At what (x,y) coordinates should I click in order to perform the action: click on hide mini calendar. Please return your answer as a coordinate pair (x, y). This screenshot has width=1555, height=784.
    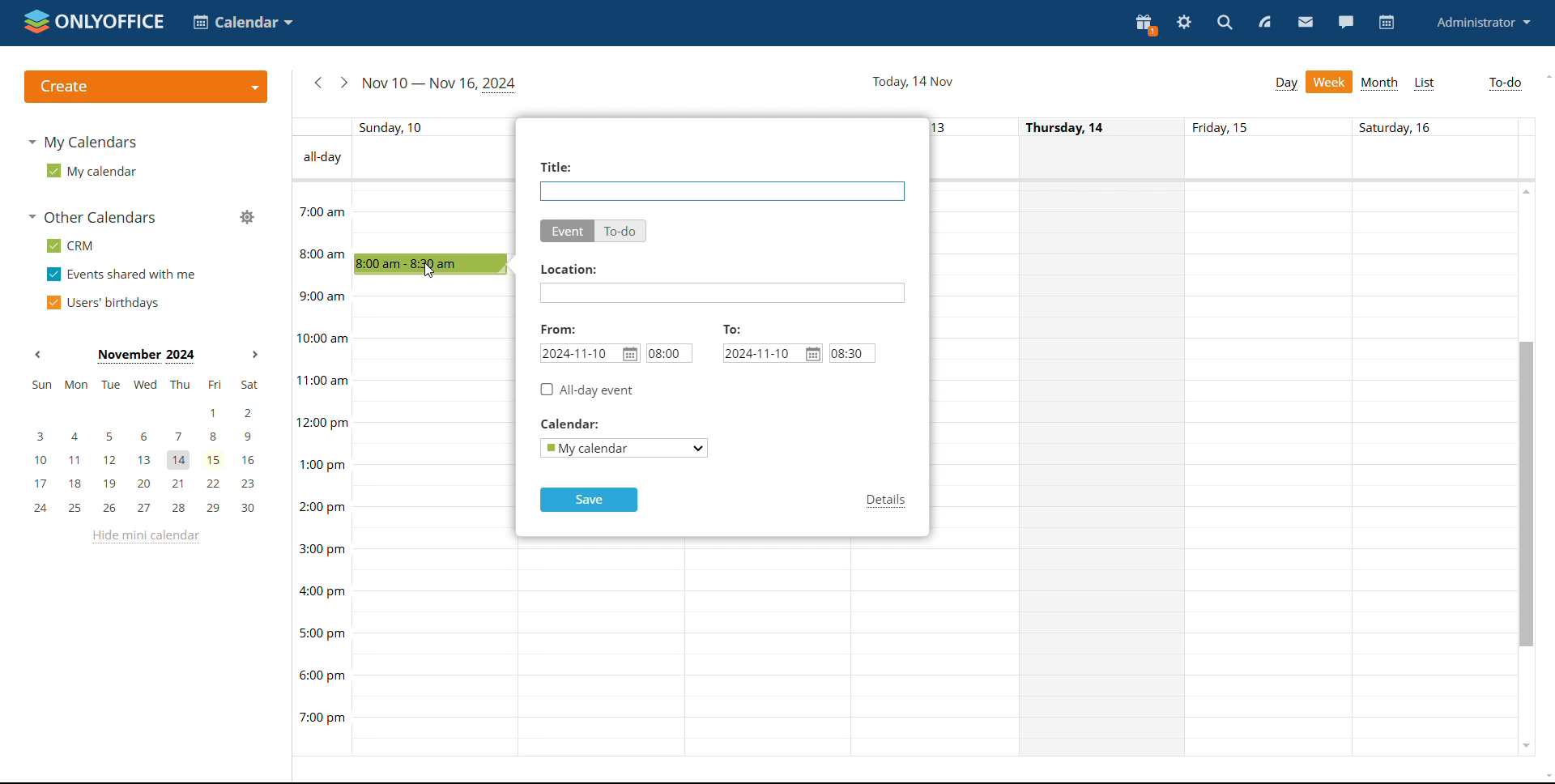
    Looking at the image, I should click on (143, 537).